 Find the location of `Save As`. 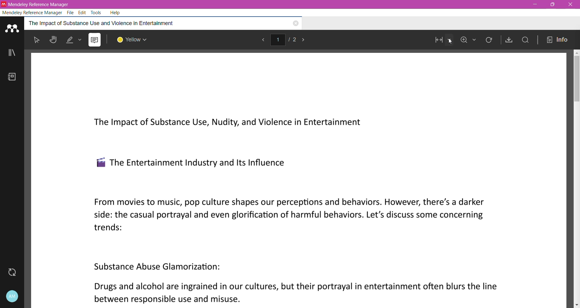

Save As is located at coordinates (508, 40).